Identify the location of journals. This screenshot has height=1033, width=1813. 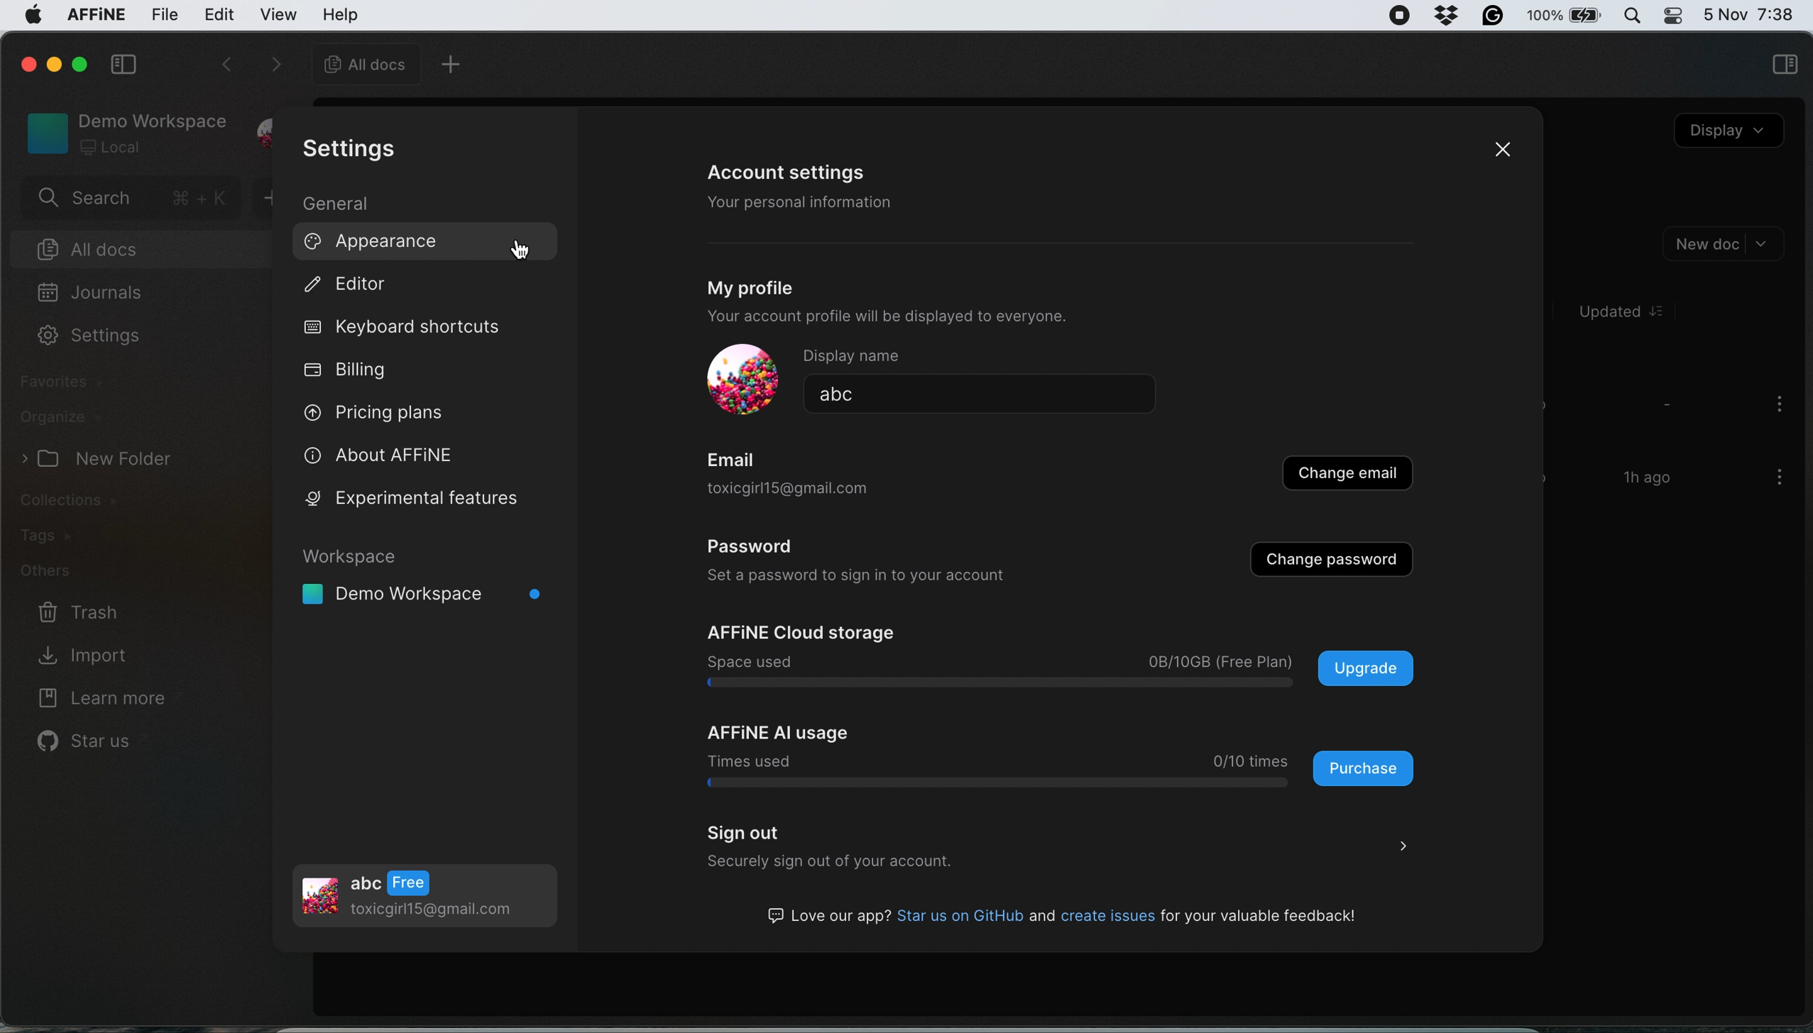
(93, 294).